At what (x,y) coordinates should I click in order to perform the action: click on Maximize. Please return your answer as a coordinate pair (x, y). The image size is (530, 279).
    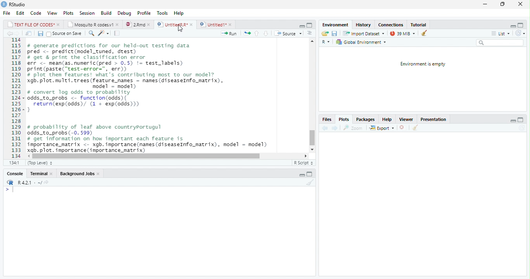
    Looking at the image, I should click on (311, 173).